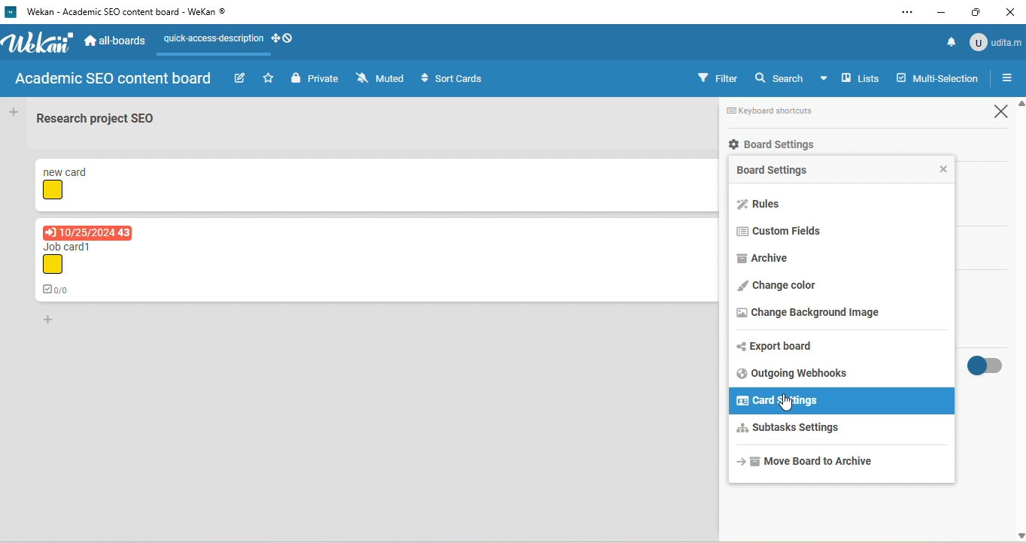 Image resolution: width=1026 pixels, height=543 pixels. I want to click on toggle on/off, so click(985, 368).